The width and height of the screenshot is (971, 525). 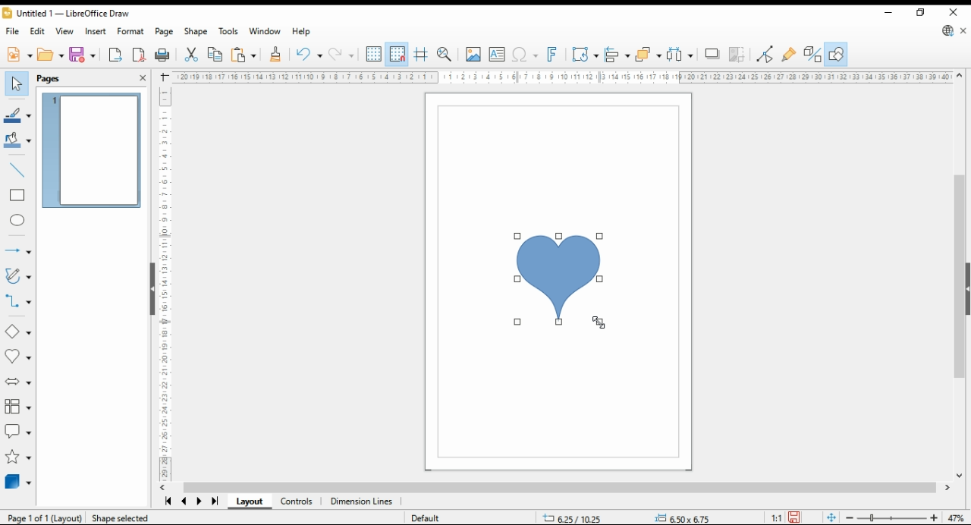 What do you see at coordinates (953, 12) in the screenshot?
I see `close window` at bounding box center [953, 12].